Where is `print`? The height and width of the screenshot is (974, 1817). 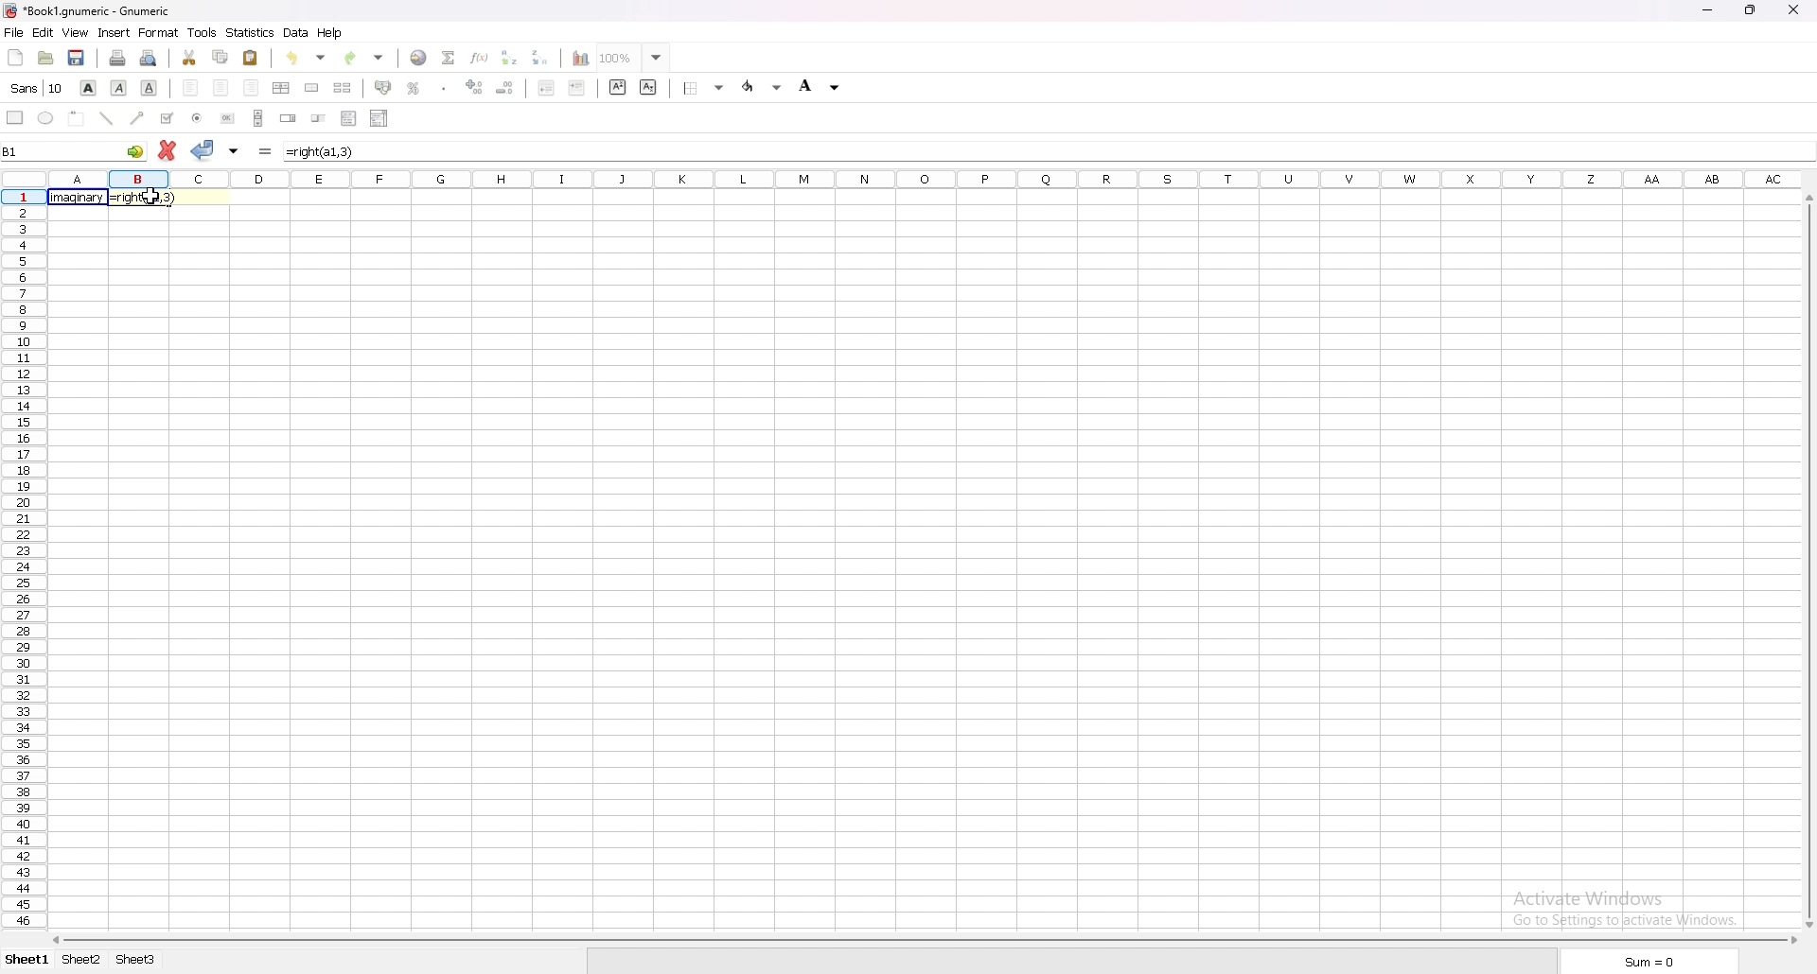
print is located at coordinates (117, 57).